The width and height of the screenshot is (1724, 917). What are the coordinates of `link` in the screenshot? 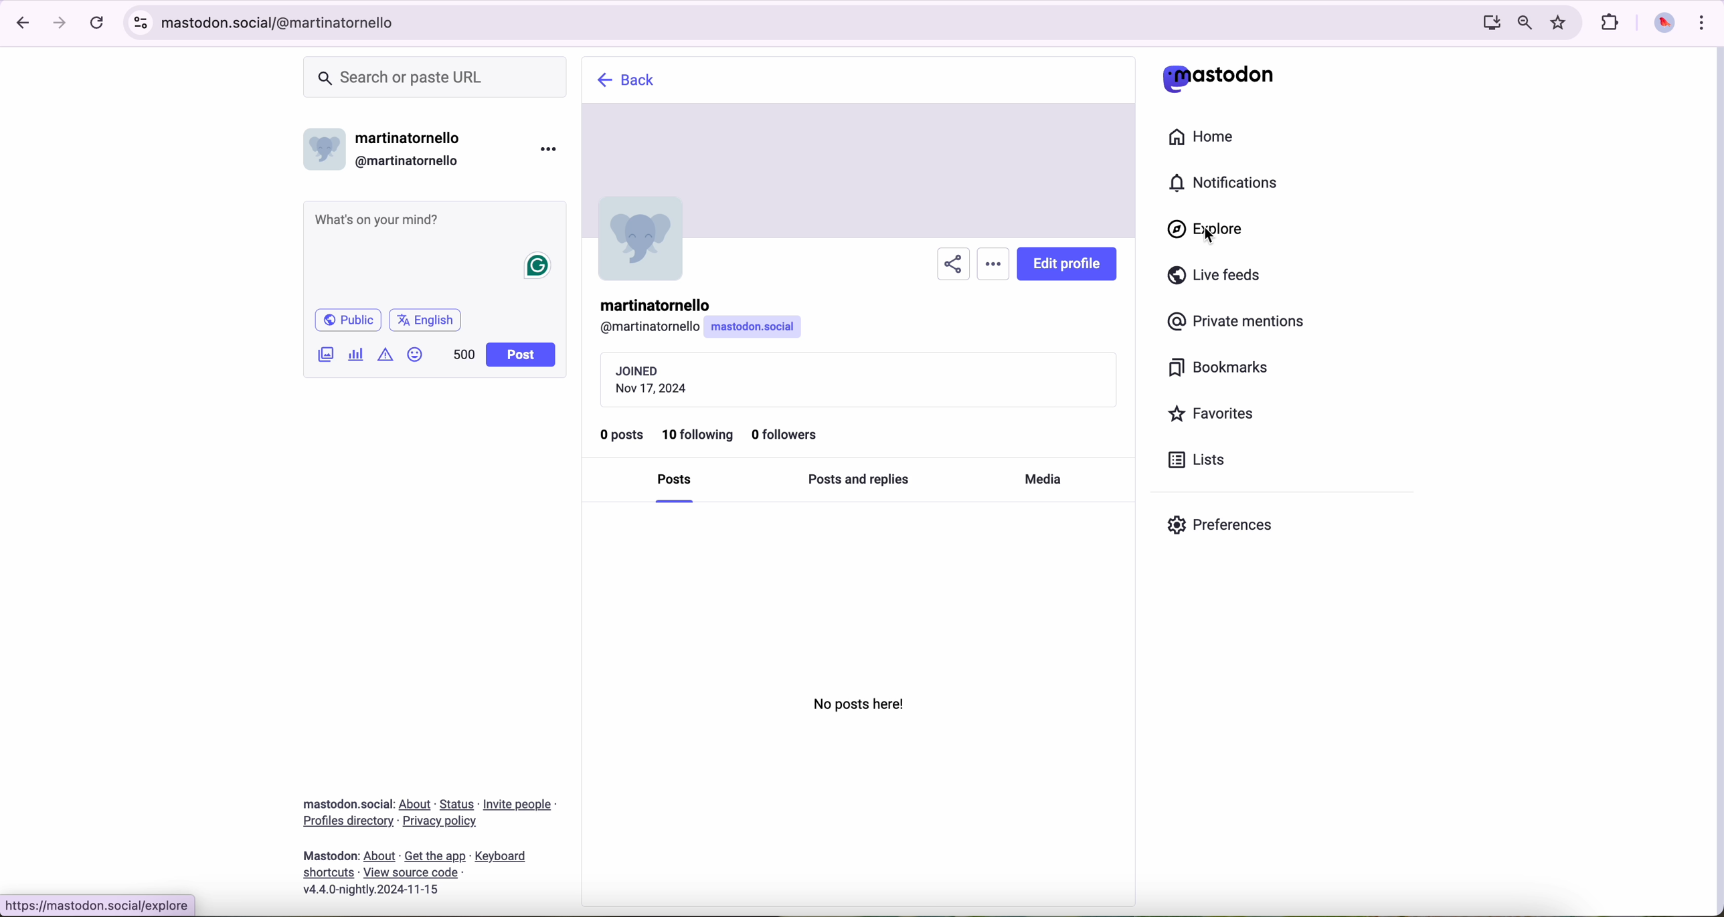 It's located at (501, 858).